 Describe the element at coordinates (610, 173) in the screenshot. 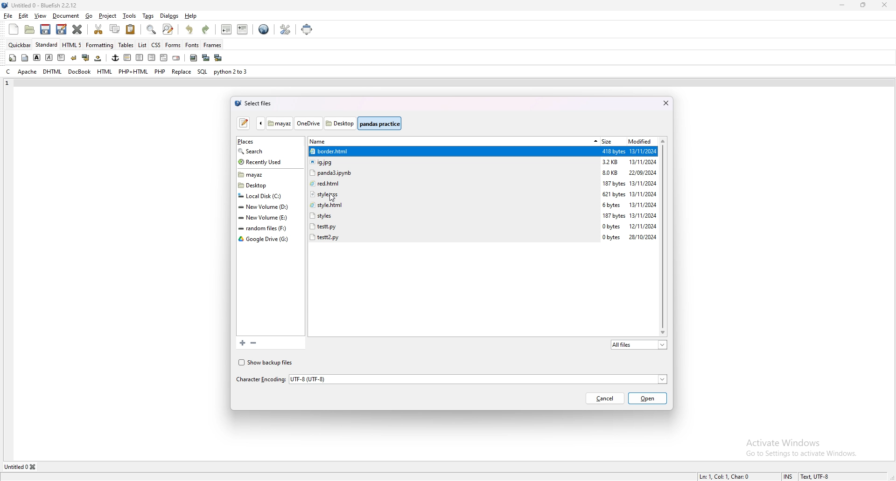

I see `8.0KB` at that location.